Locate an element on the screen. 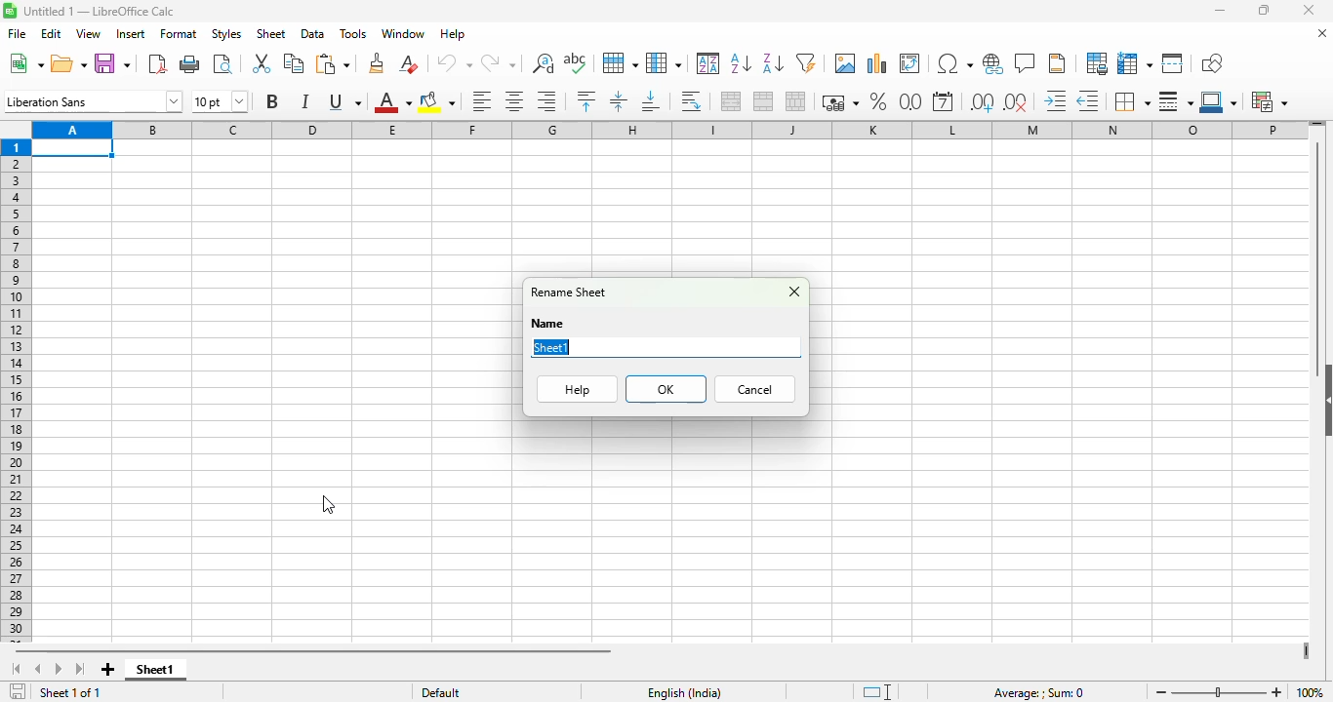  Typing is located at coordinates (569, 347).